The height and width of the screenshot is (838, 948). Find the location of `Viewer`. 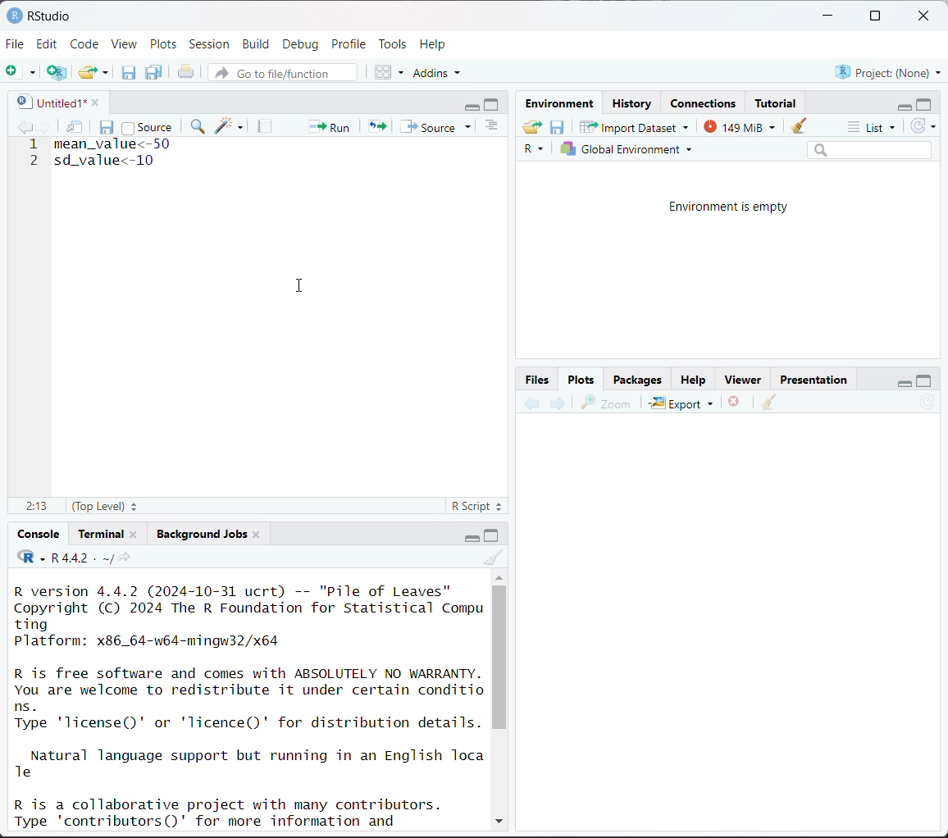

Viewer is located at coordinates (746, 380).